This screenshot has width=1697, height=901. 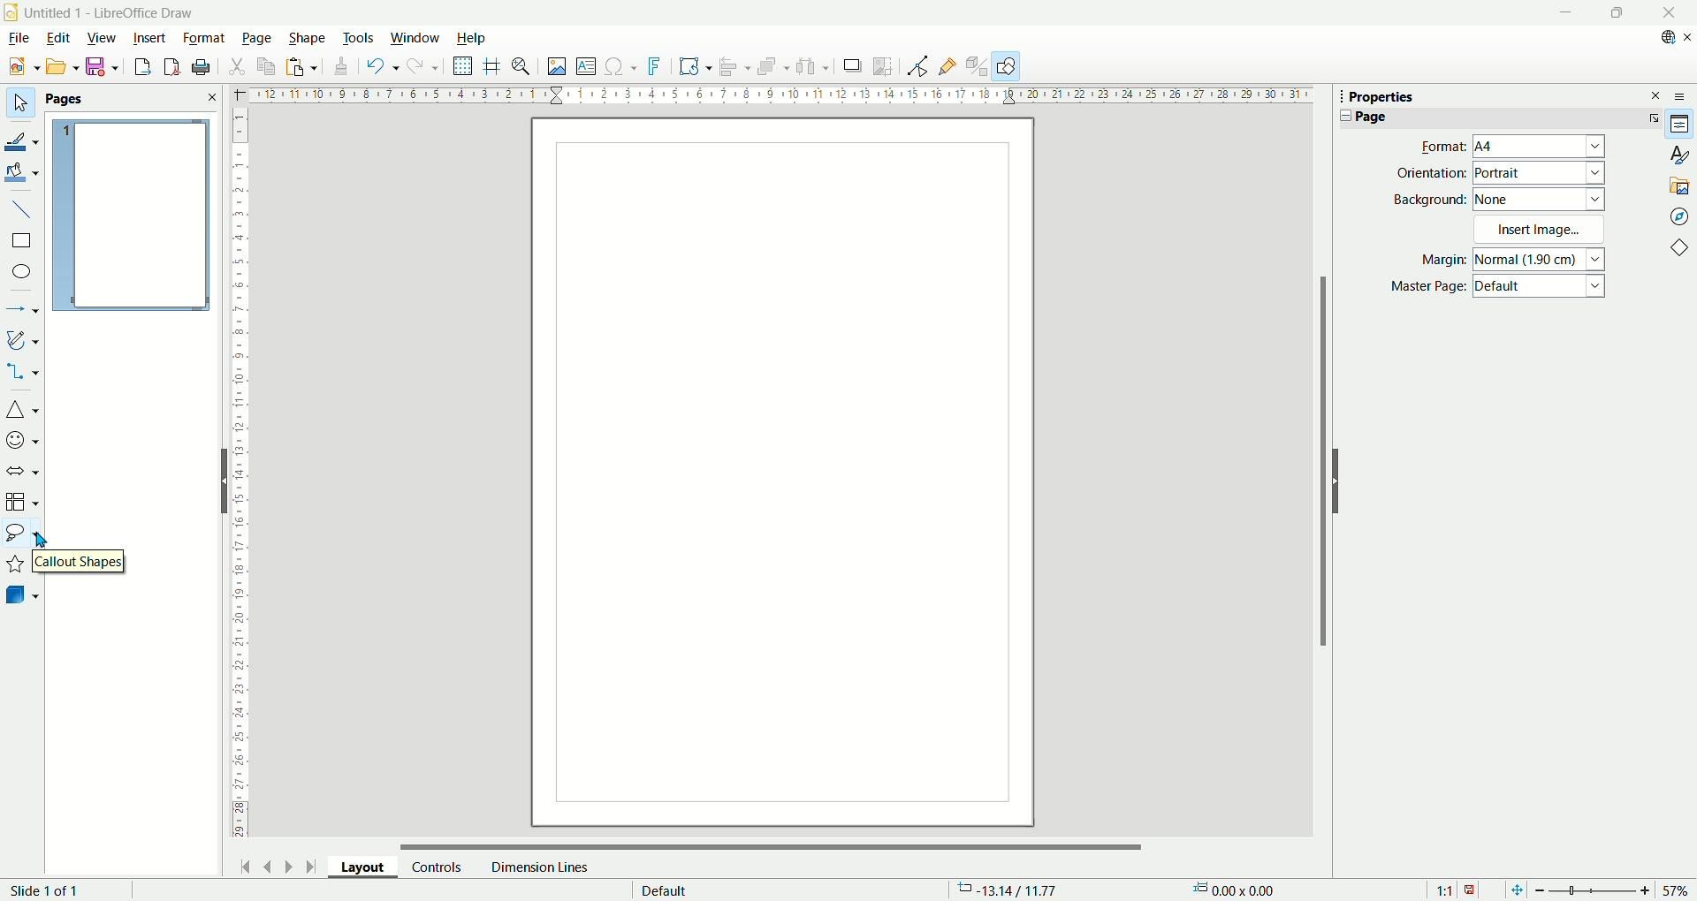 I want to click on Portrait, so click(x=1540, y=173).